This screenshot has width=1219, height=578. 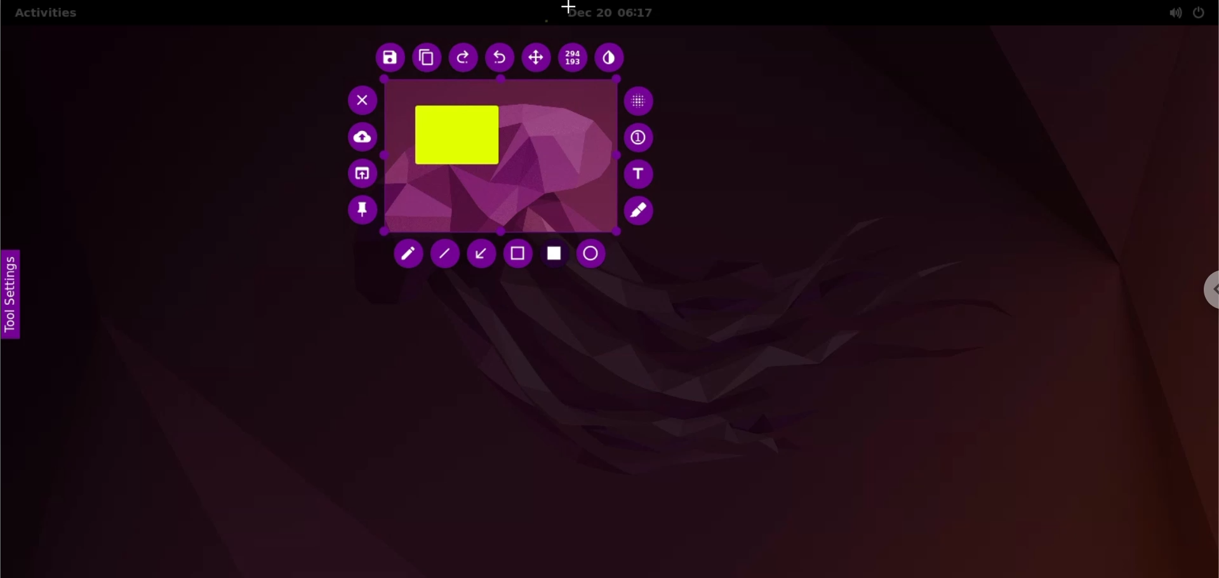 What do you see at coordinates (359, 100) in the screenshot?
I see `cancel capture` at bounding box center [359, 100].